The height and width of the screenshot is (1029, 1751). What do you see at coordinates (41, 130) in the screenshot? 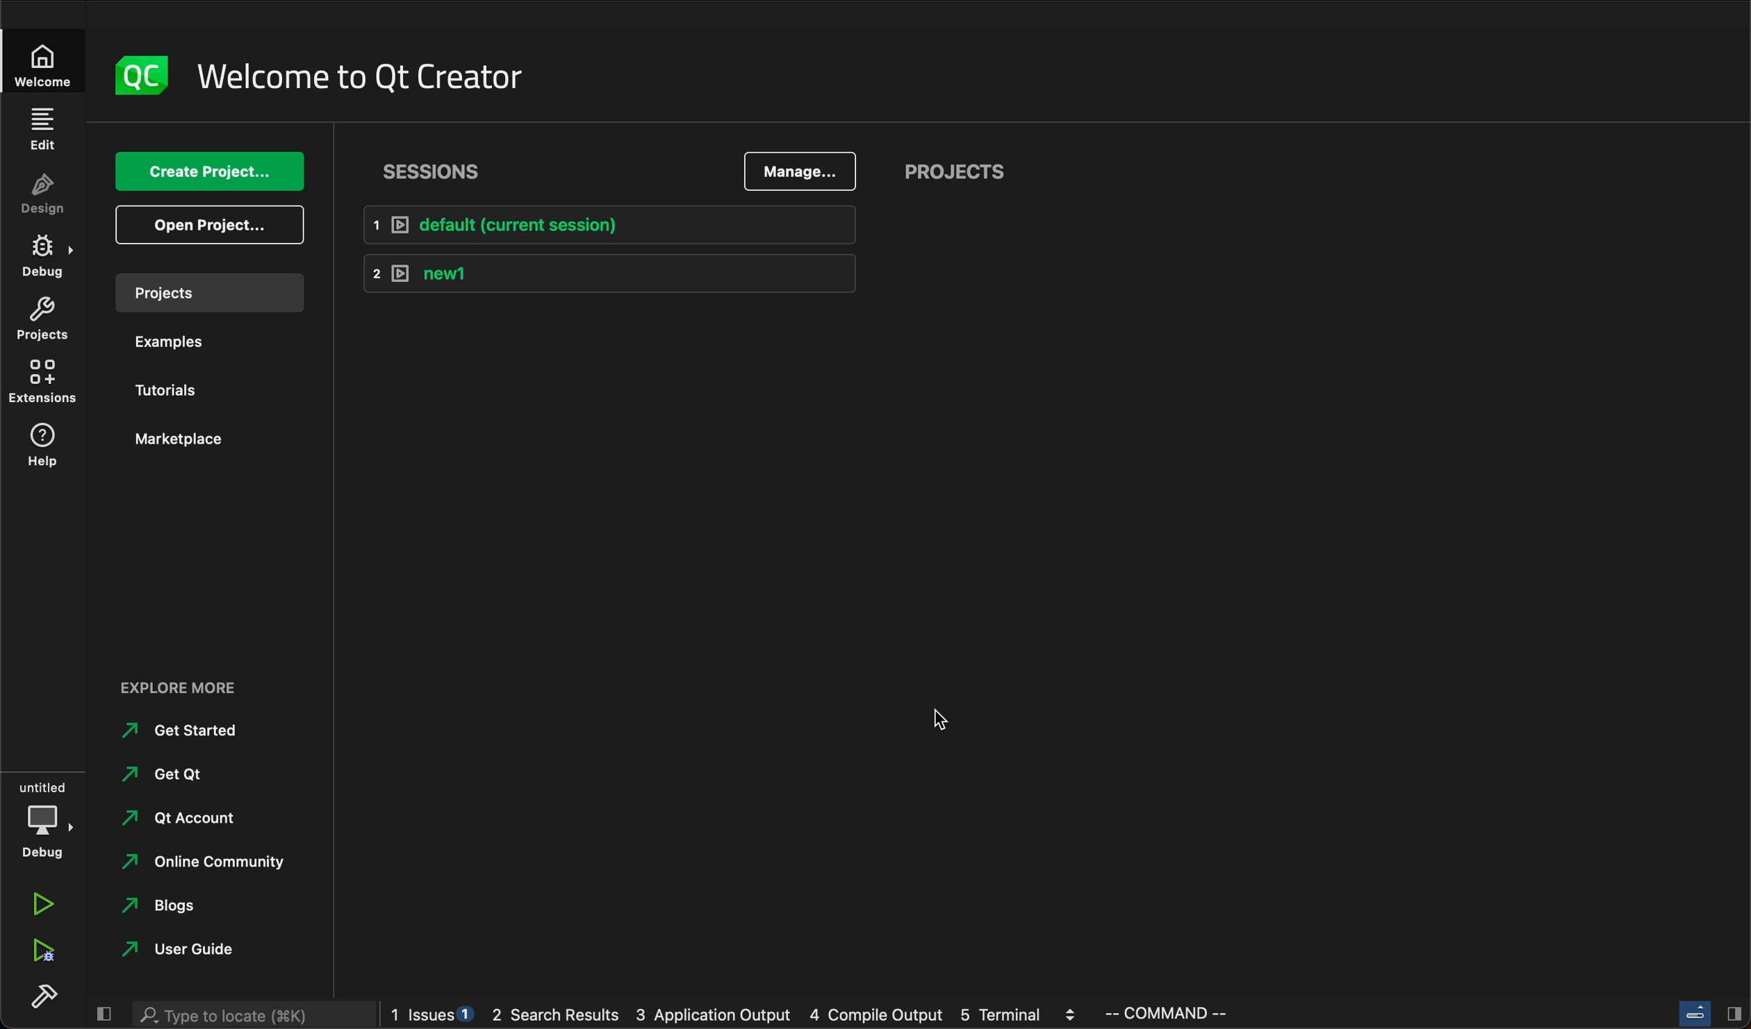
I see `edit` at bounding box center [41, 130].